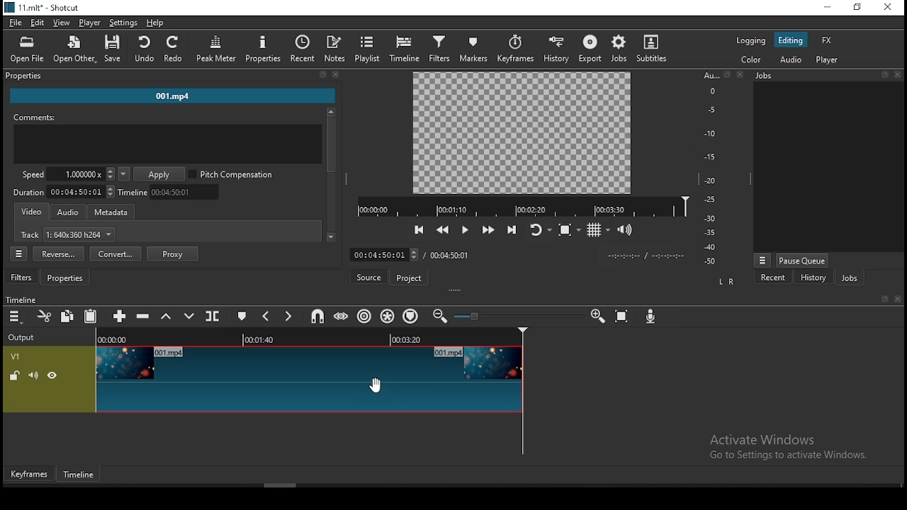 This screenshot has width=907, height=510. What do you see at coordinates (623, 314) in the screenshot?
I see `zoom timeline to fit` at bounding box center [623, 314].